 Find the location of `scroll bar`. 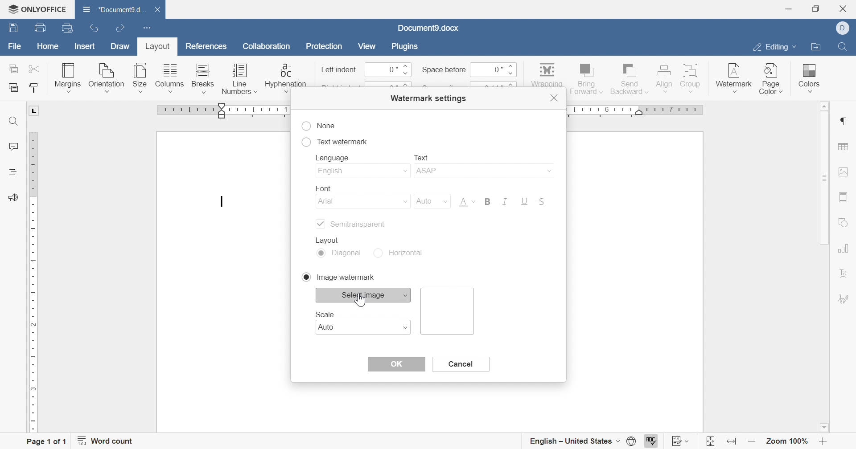

scroll bar is located at coordinates (823, 178).